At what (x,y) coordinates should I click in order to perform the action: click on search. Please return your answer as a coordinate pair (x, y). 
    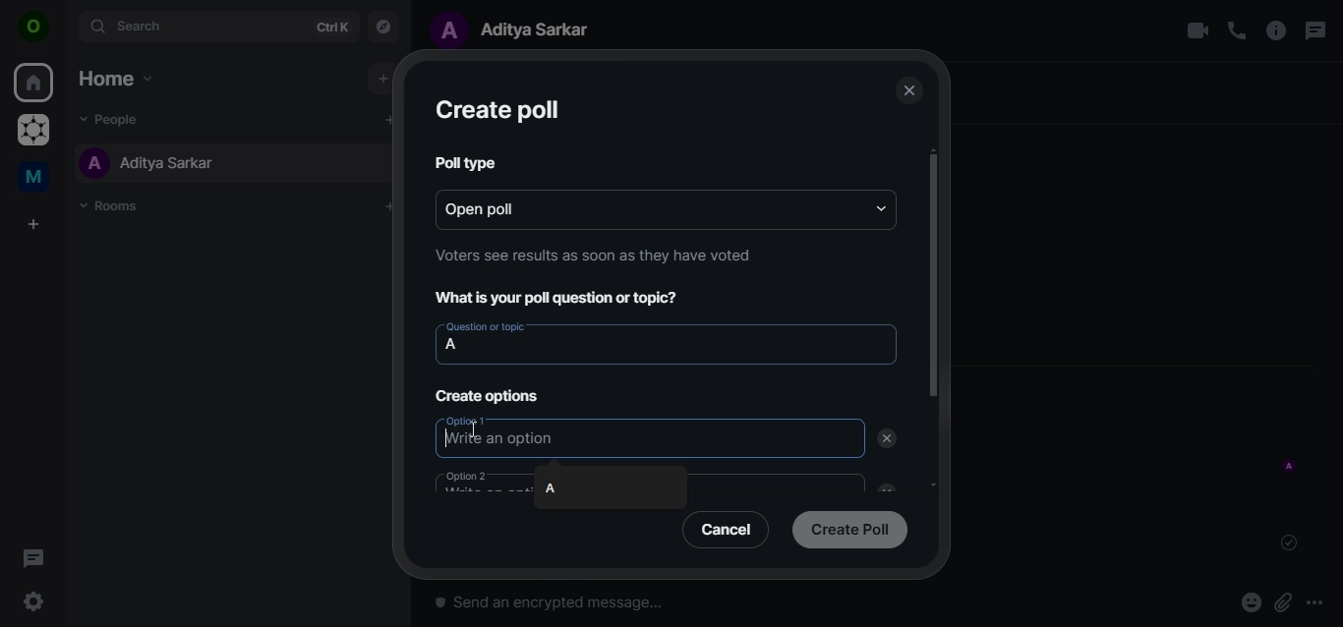
    Looking at the image, I should click on (216, 26).